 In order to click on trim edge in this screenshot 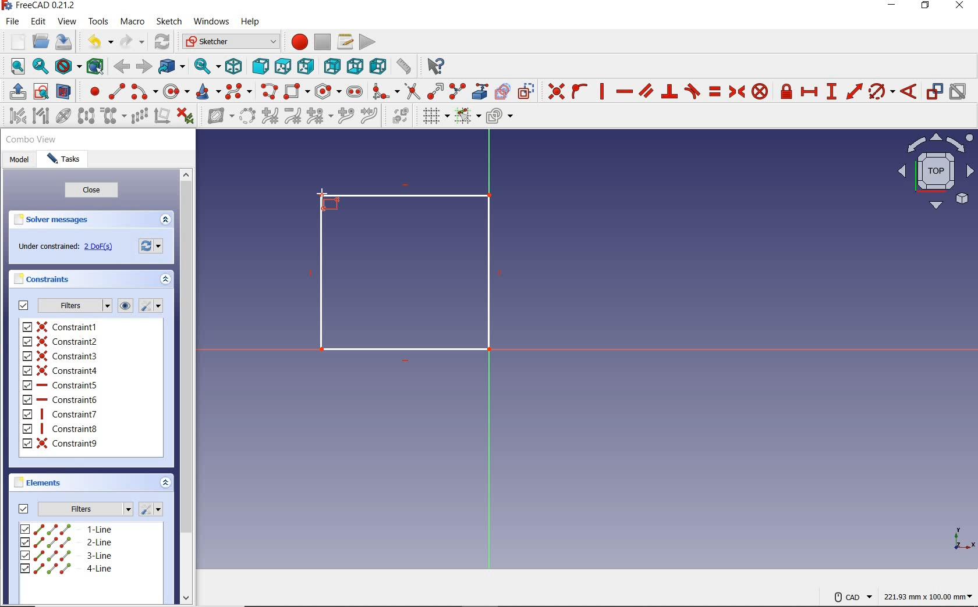, I will do `click(412, 91)`.